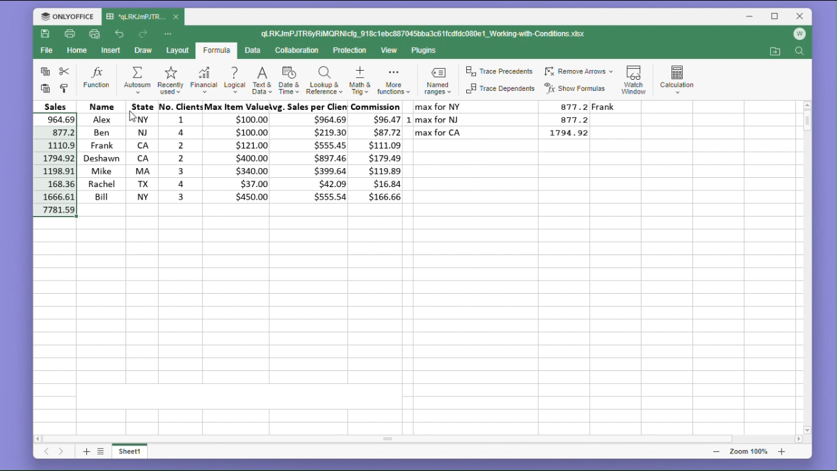  I want to click on names, so click(99, 151).